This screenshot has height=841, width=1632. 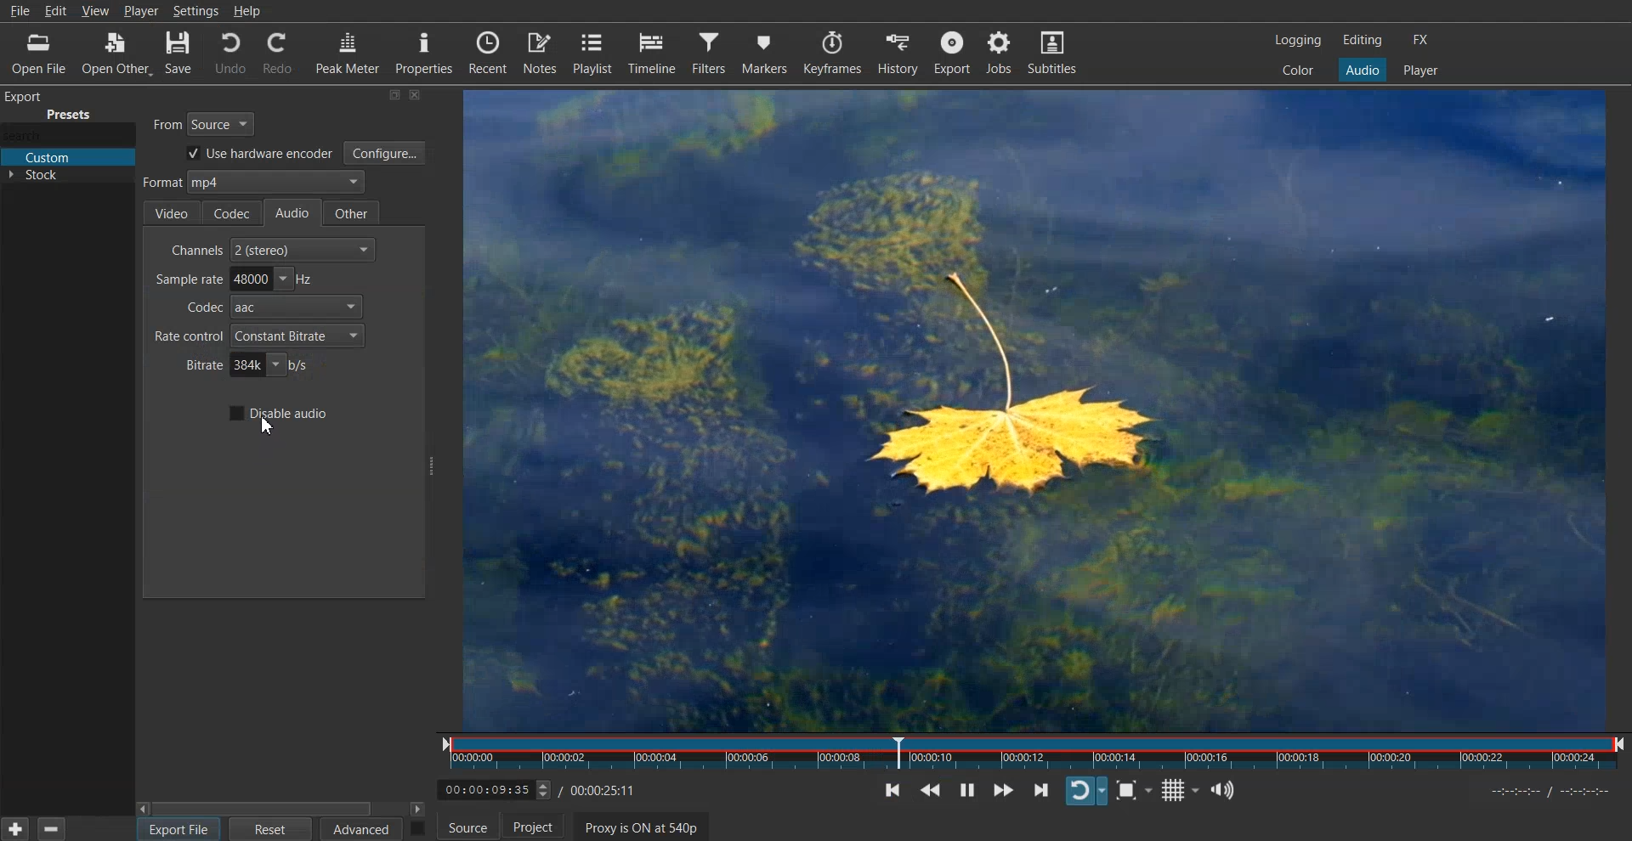 What do you see at coordinates (112, 55) in the screenshot?
I see `Open Other` at bounding box center [112, 55].